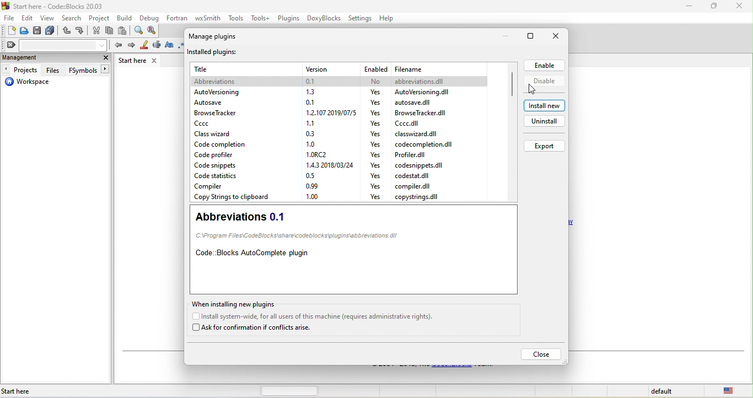  I want to click on file, so click(417, 133).